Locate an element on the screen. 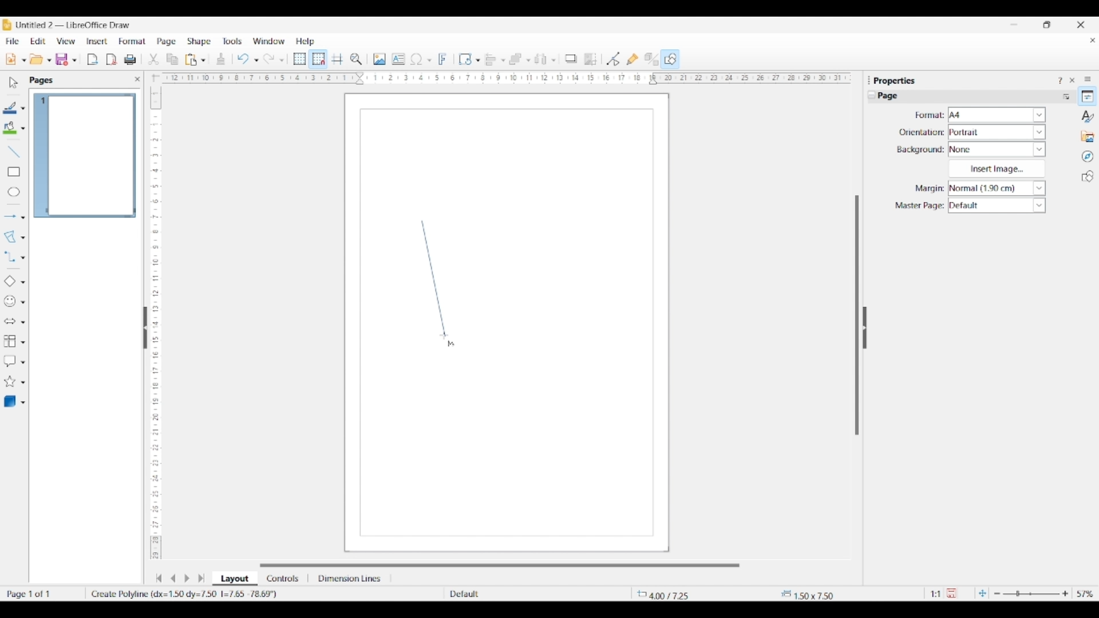 The image size is (1099, 618). Helplines while moving is located at coordinates (337, 58).